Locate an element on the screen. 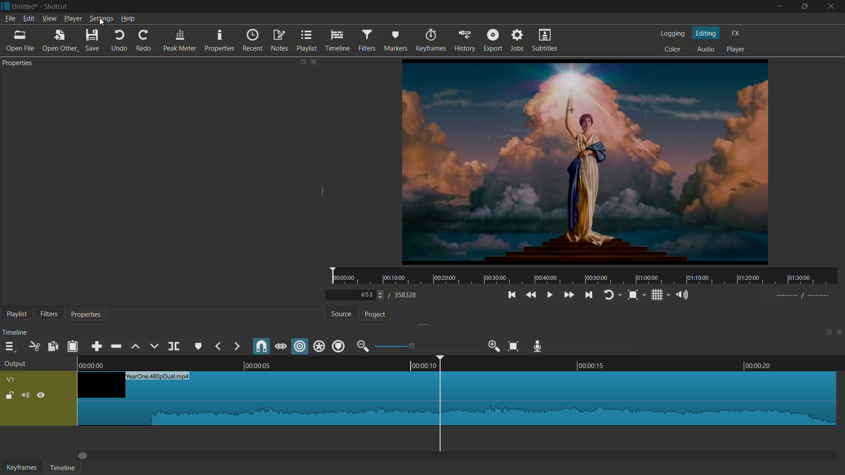 This screenshot has width=845, height=475. ripple markers is located at coordinates (339, 347).